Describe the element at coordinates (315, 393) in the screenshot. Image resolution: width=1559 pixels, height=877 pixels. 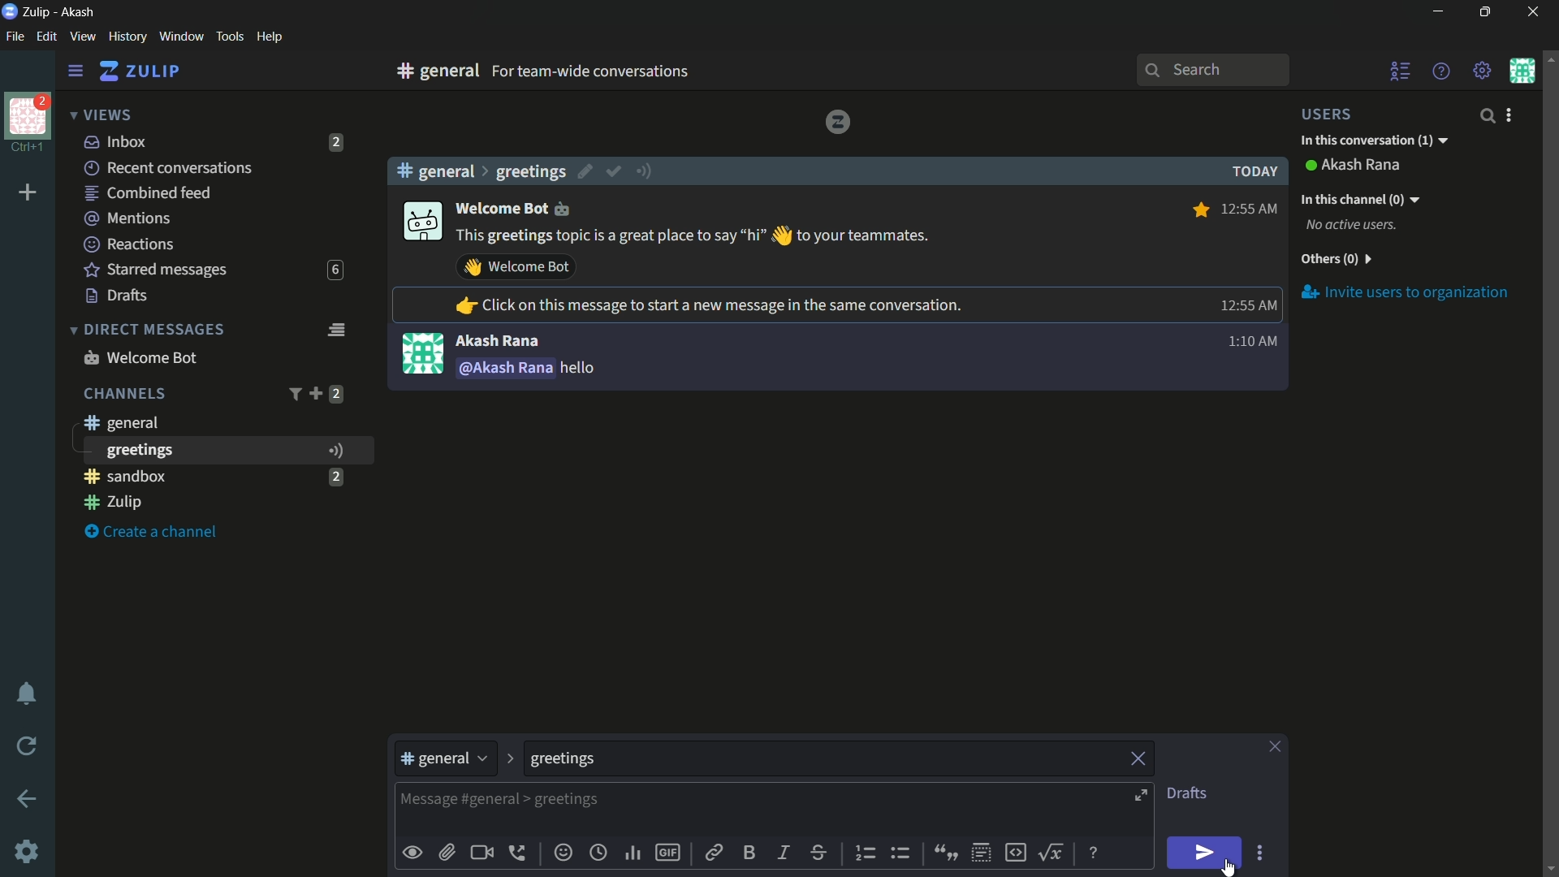
I see `add channel` at that location.